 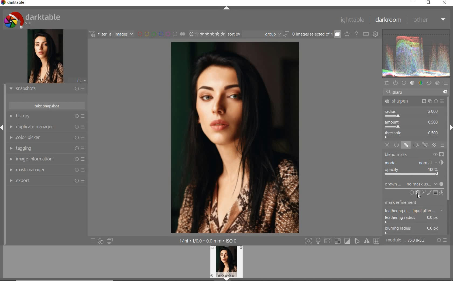 What do you see at coordinates (414, 101) in the screenshot?
I see `sharpen` at bounding box center [414, 101].